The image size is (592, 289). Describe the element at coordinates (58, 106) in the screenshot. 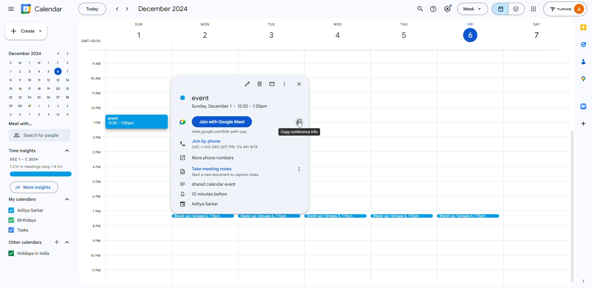

I see `3` at that location.